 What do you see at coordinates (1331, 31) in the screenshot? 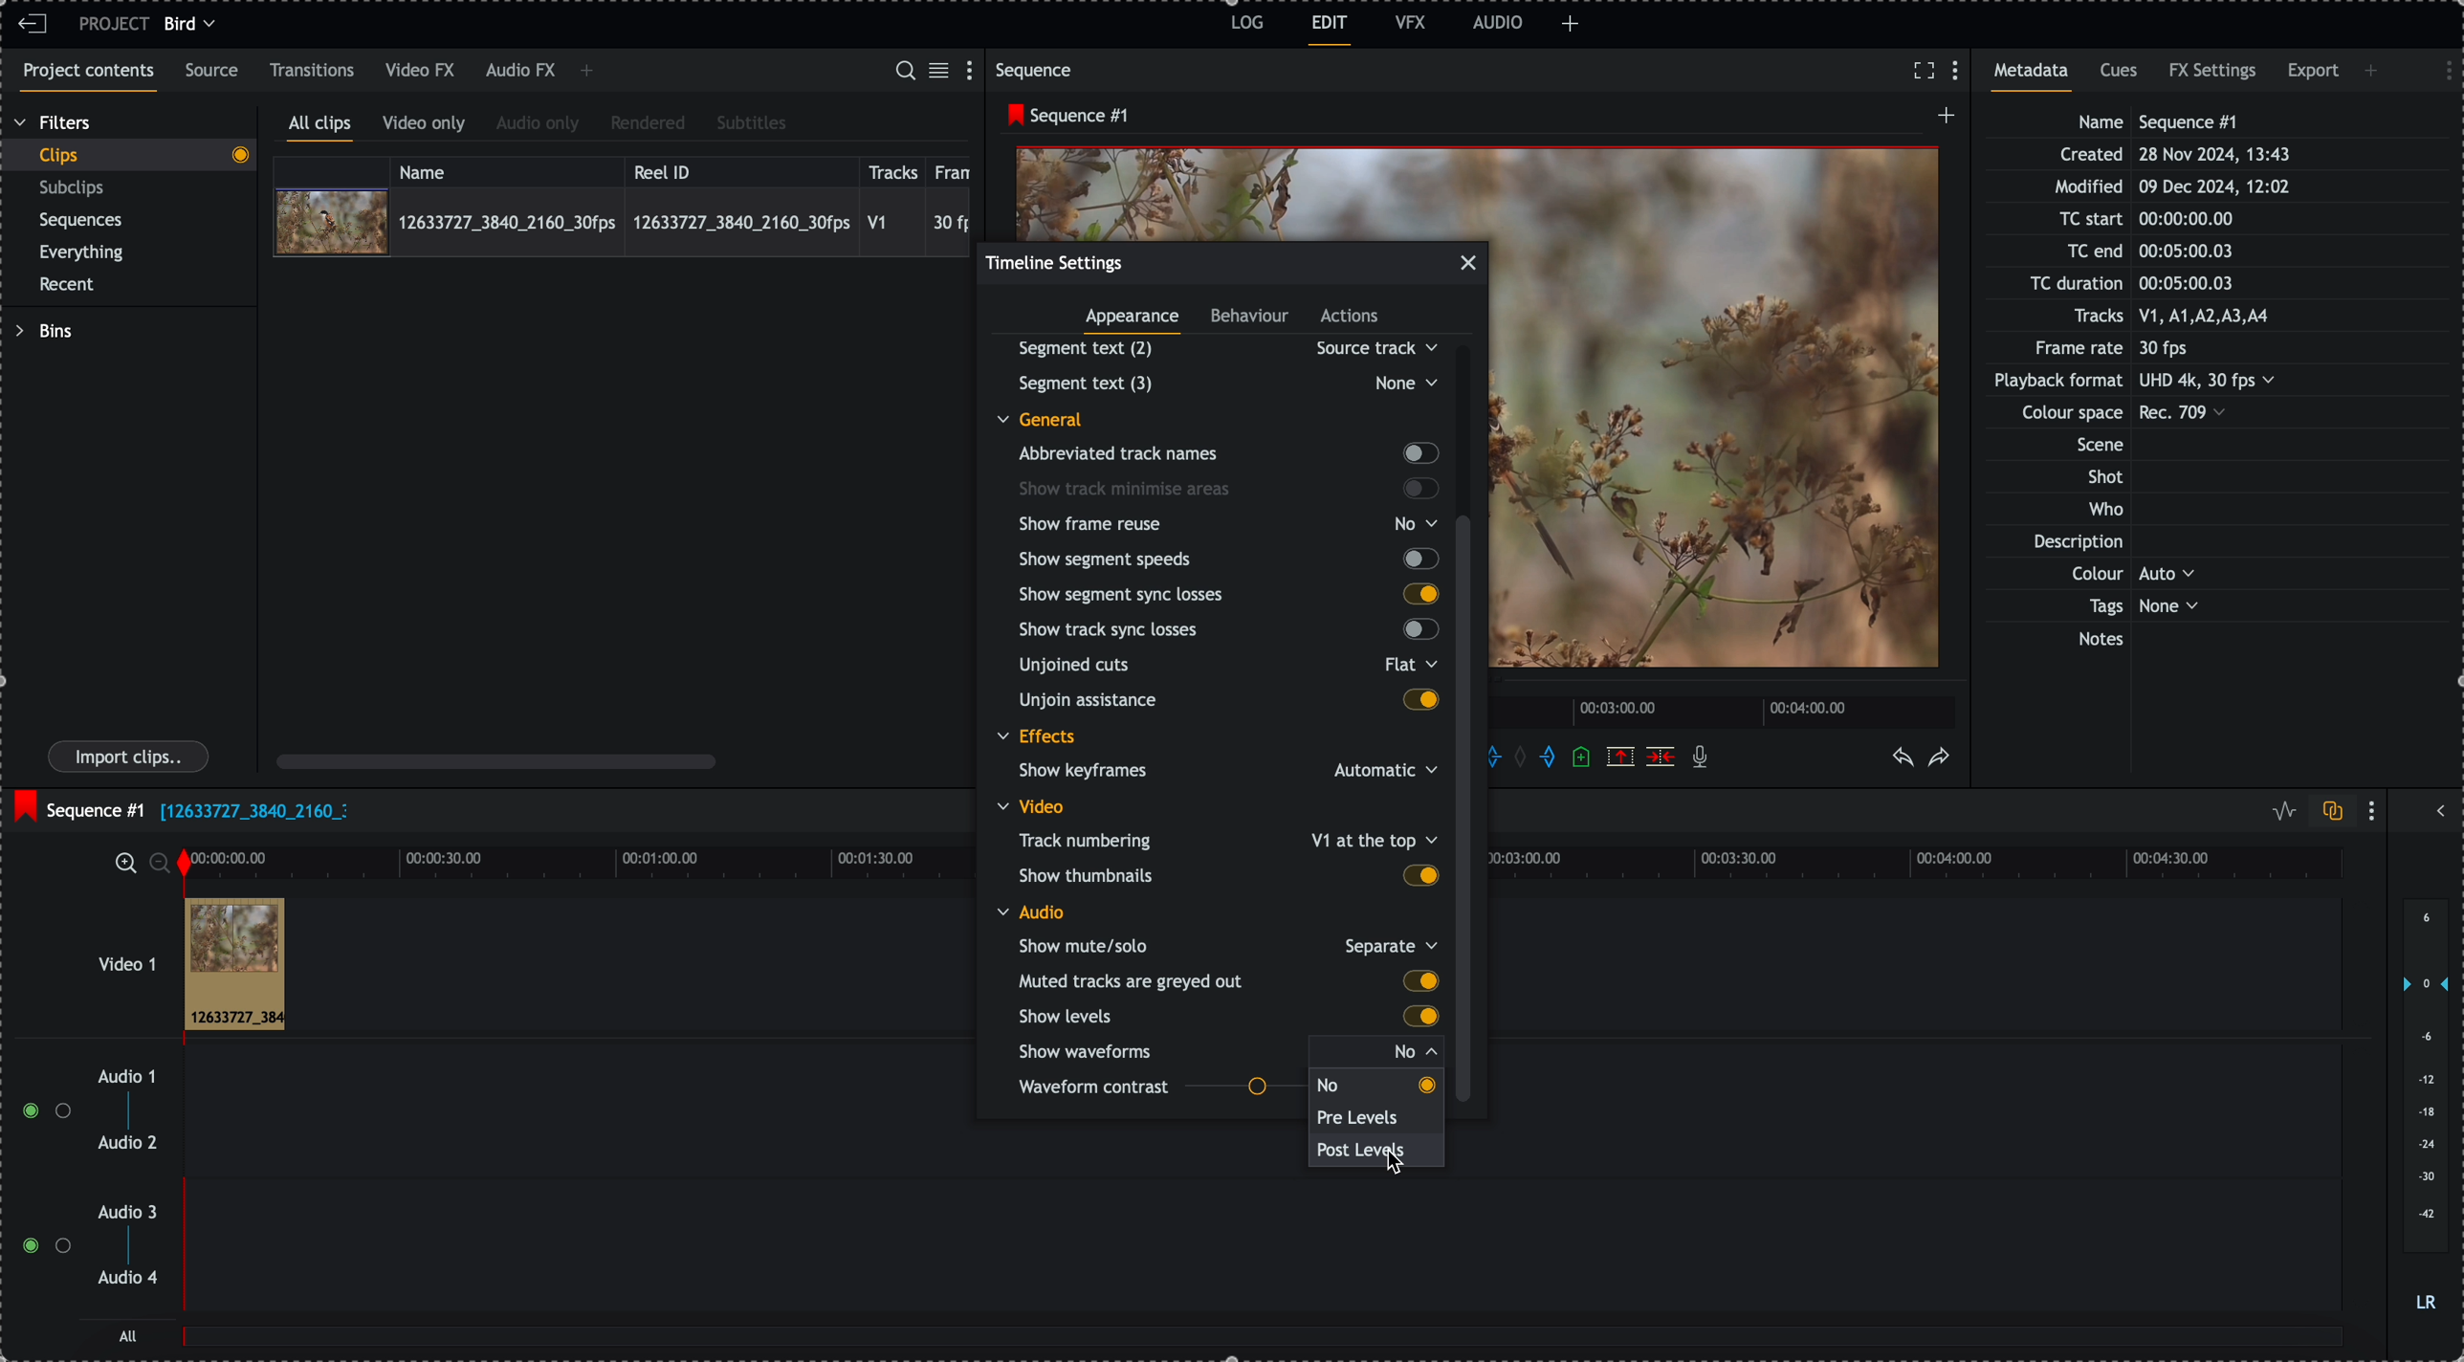
I see `edit` at bounding box center [1331, 31].